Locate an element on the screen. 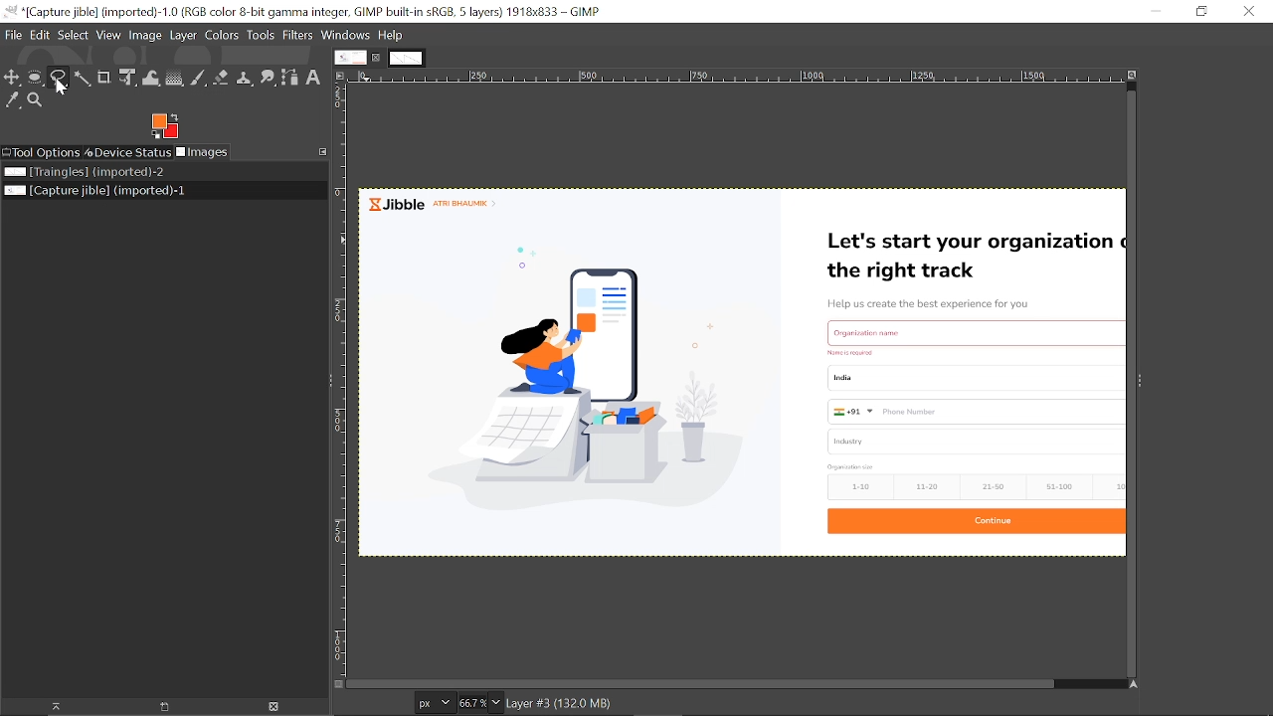 The height and width of the screenshot is (716, 1273). Edit is located at coordinates (41, 35).